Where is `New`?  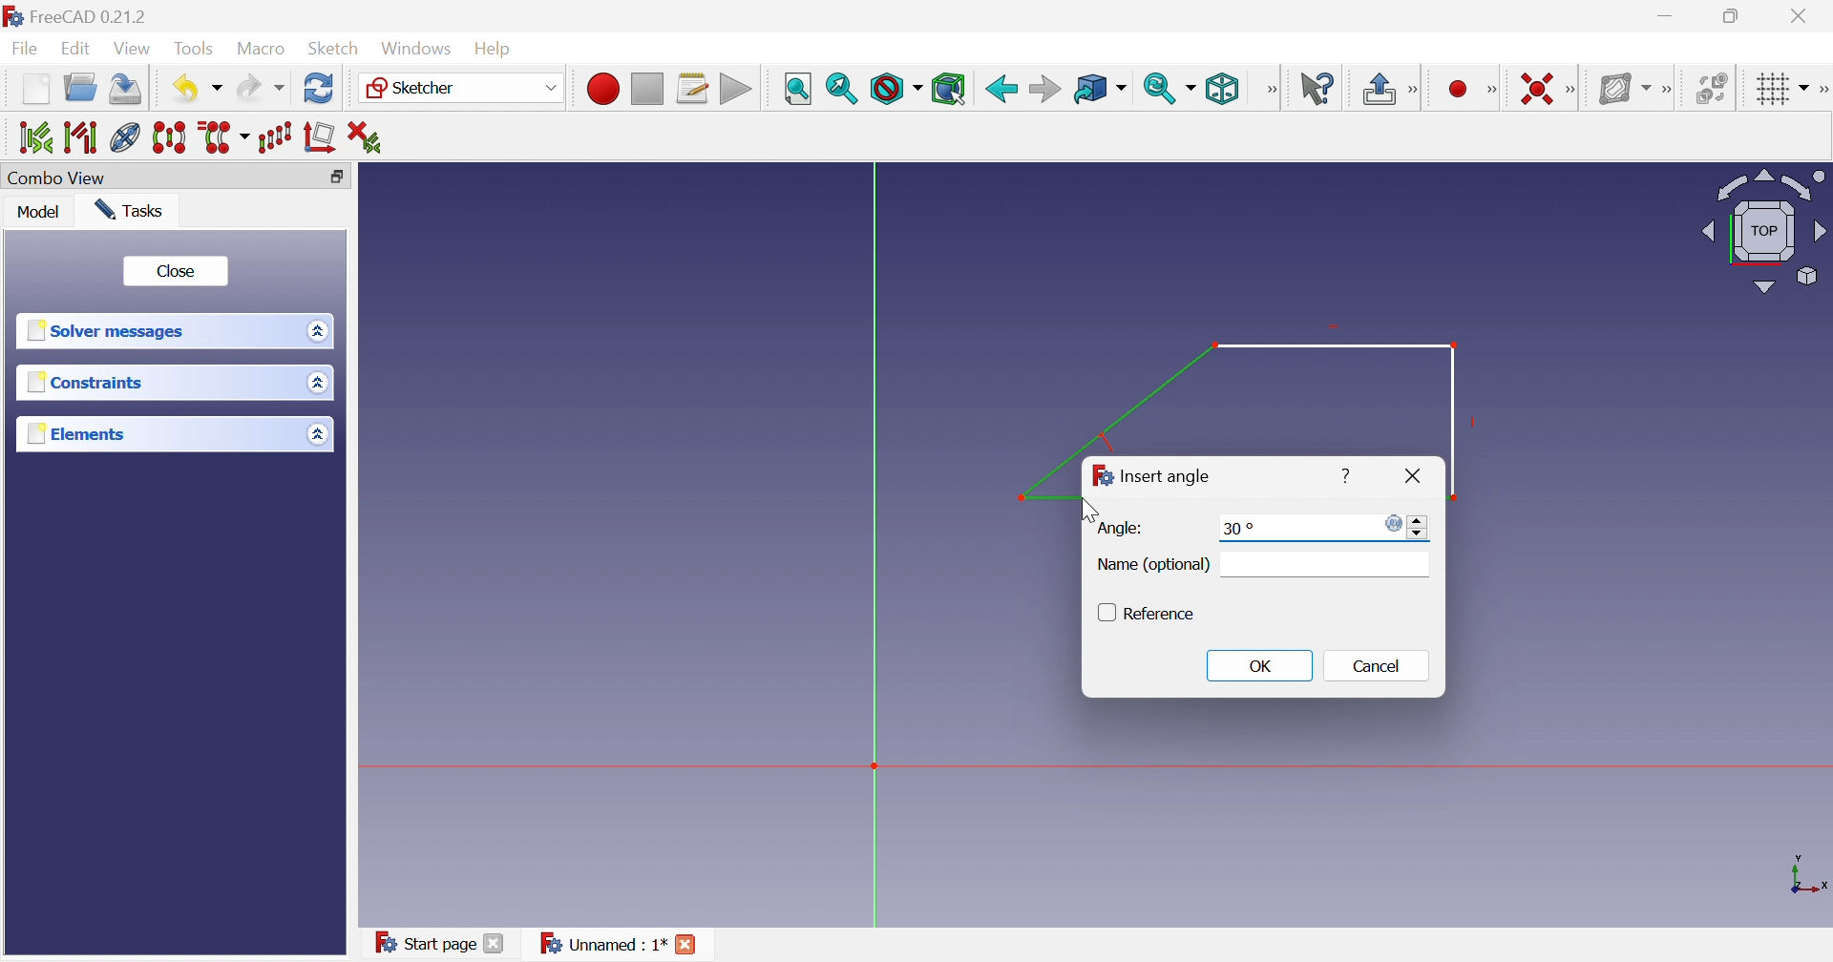 New is located at coordinates (35, 94).